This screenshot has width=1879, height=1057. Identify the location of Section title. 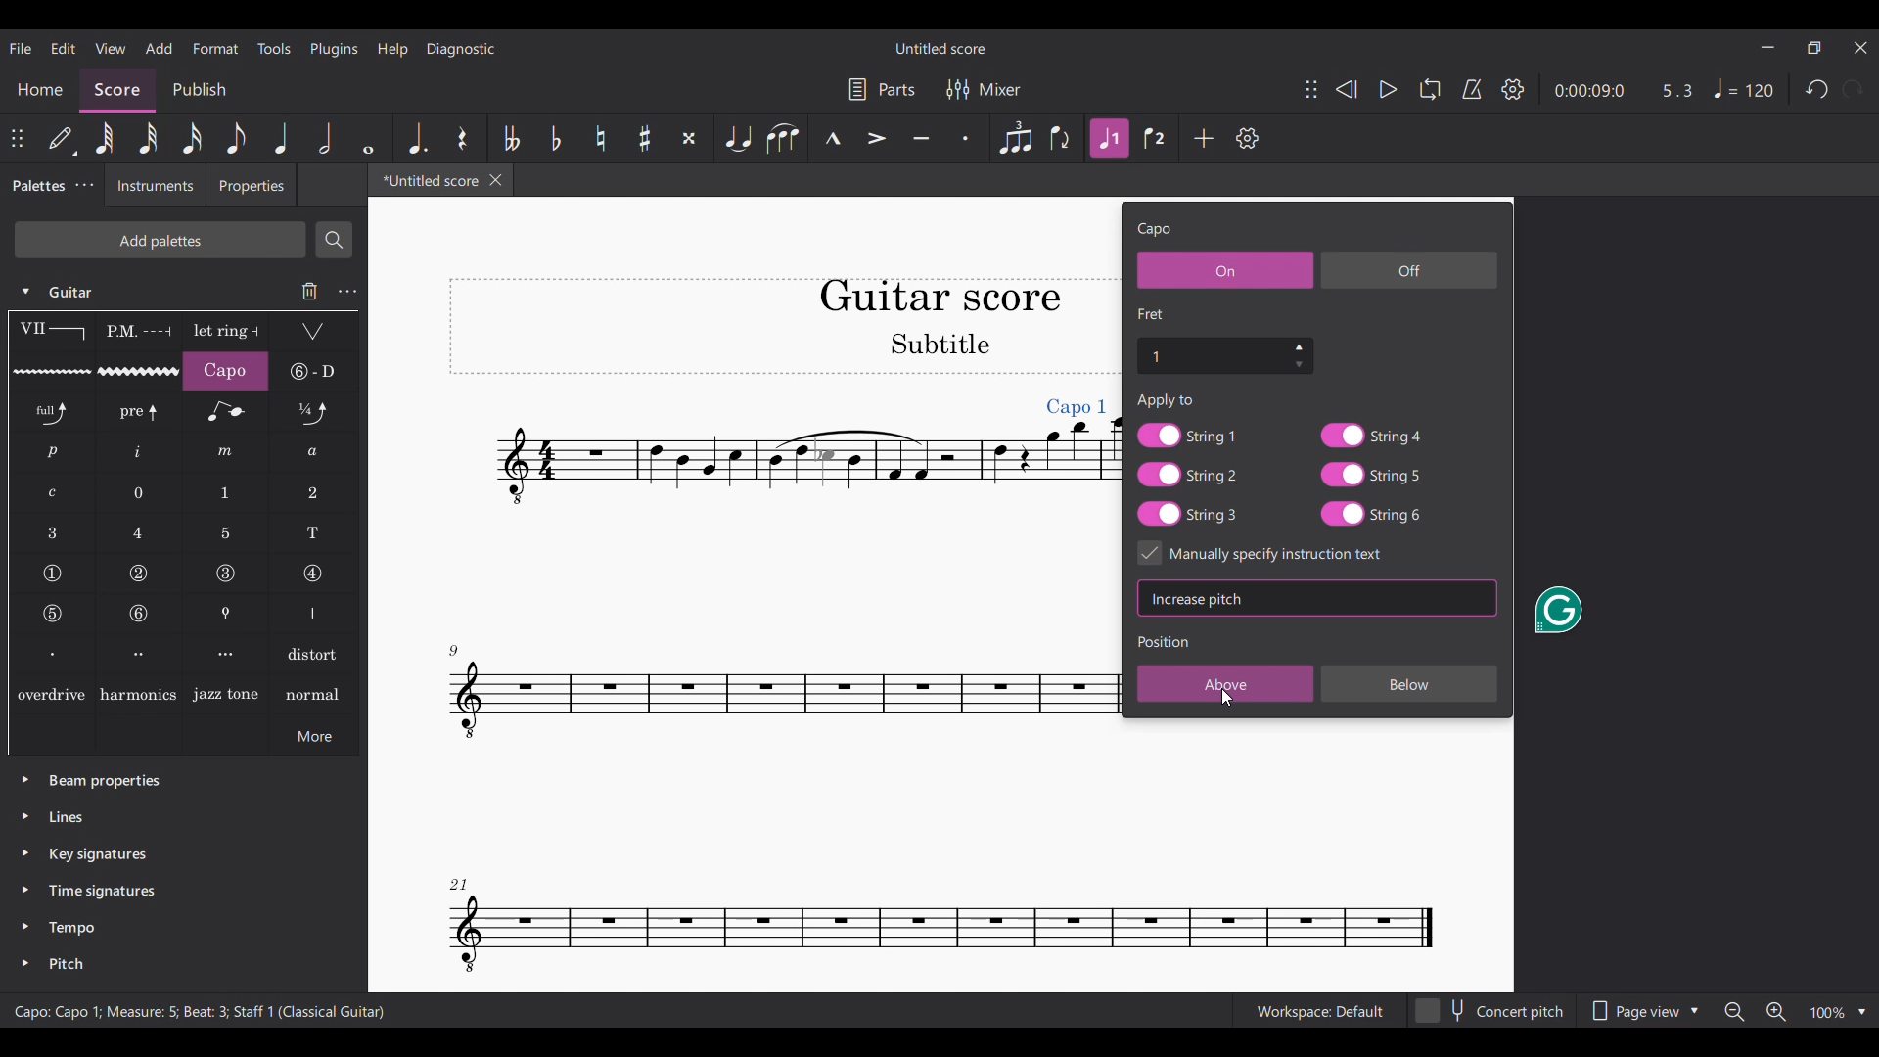
(1165, 640).